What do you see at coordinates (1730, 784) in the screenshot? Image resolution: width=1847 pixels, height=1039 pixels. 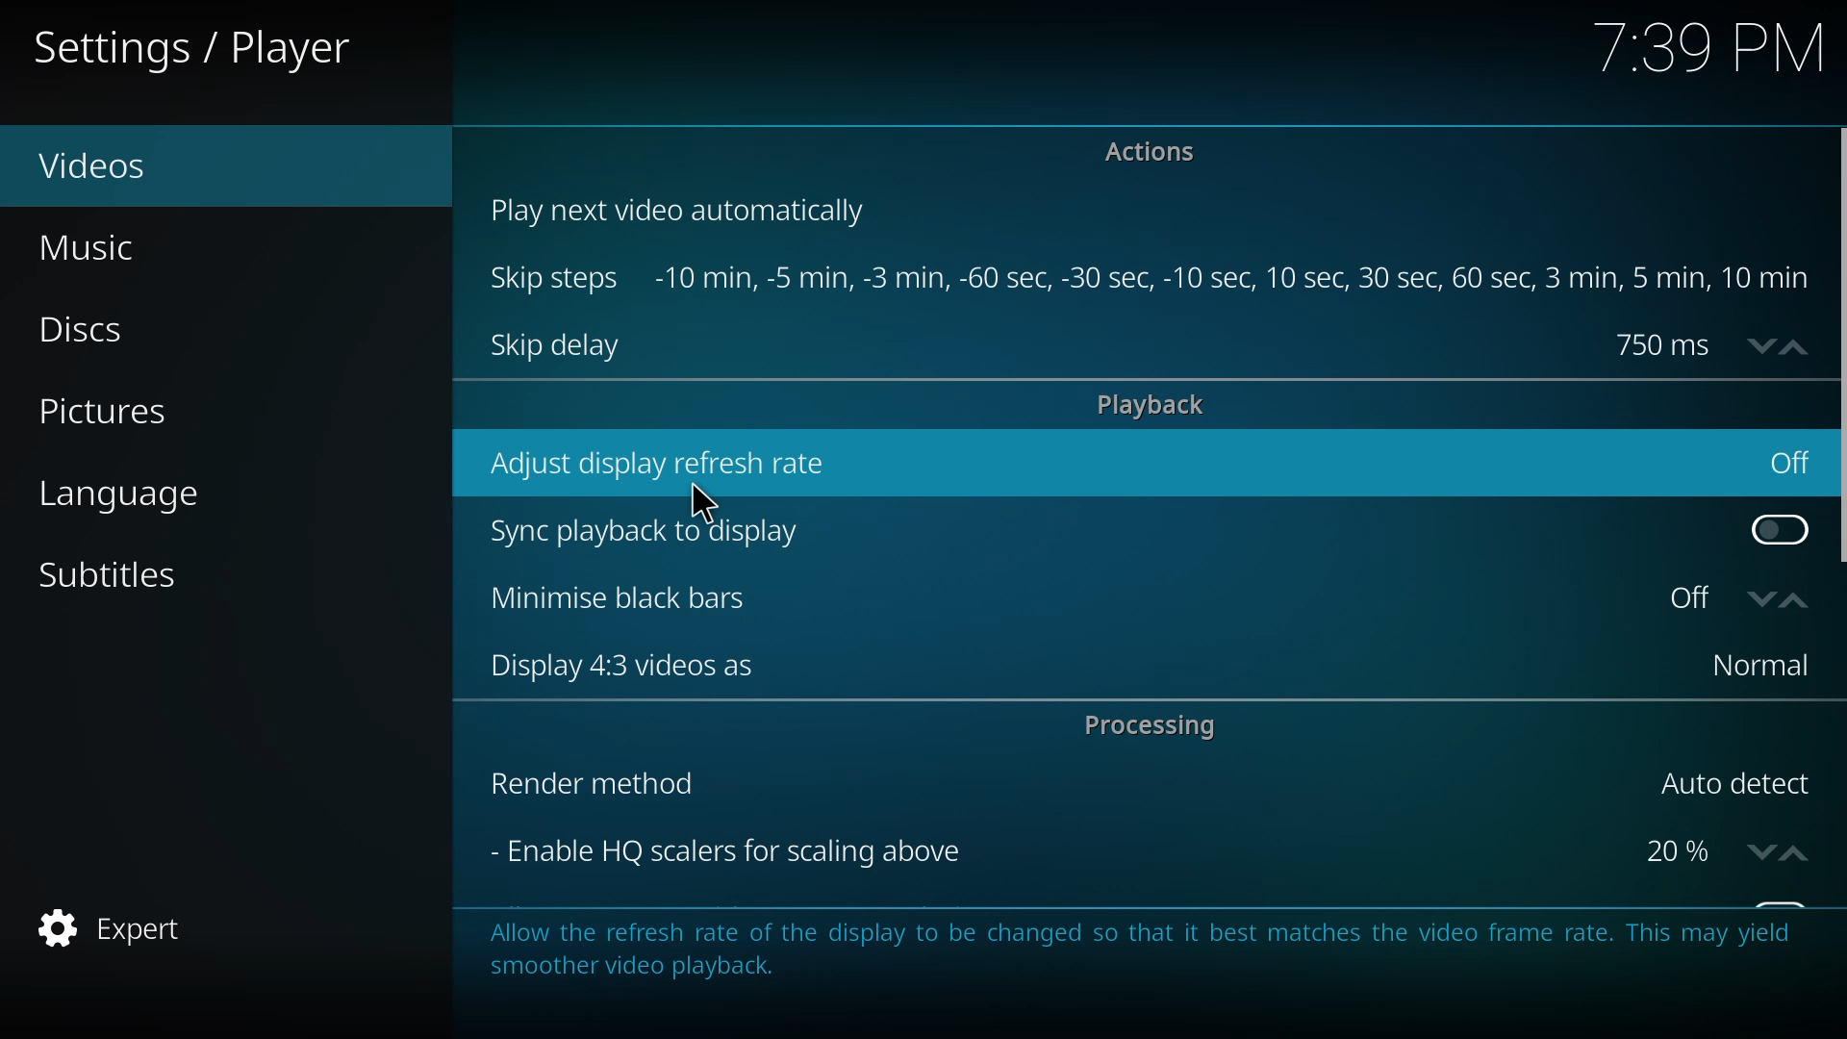 I see `auto detect` at bounding box center [1730, 784].